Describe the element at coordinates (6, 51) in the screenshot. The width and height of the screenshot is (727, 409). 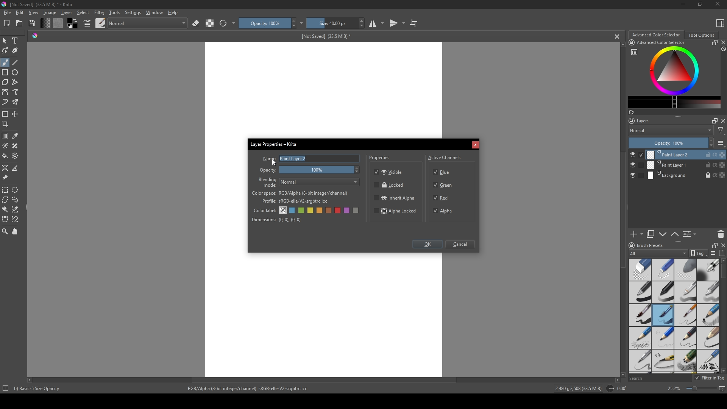
I see `edit shapes` at that location.